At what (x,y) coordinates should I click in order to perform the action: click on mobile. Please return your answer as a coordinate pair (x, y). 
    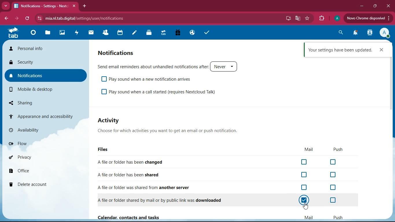
    Looking at the image, I should click on (40, 89).